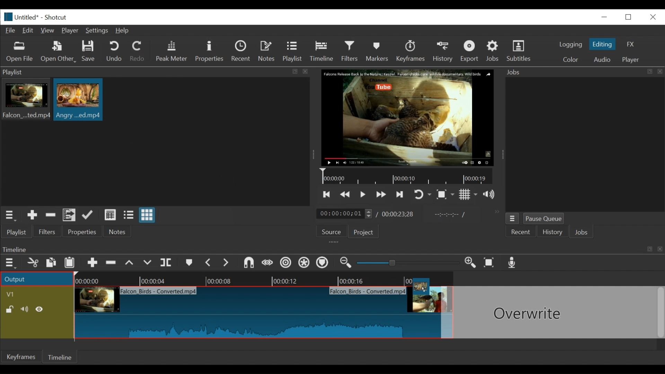 The width and height of the screenshot is (665, 374). Describe the element at coordinates (329, 233) in the screenshot. I see `Source` at that location.